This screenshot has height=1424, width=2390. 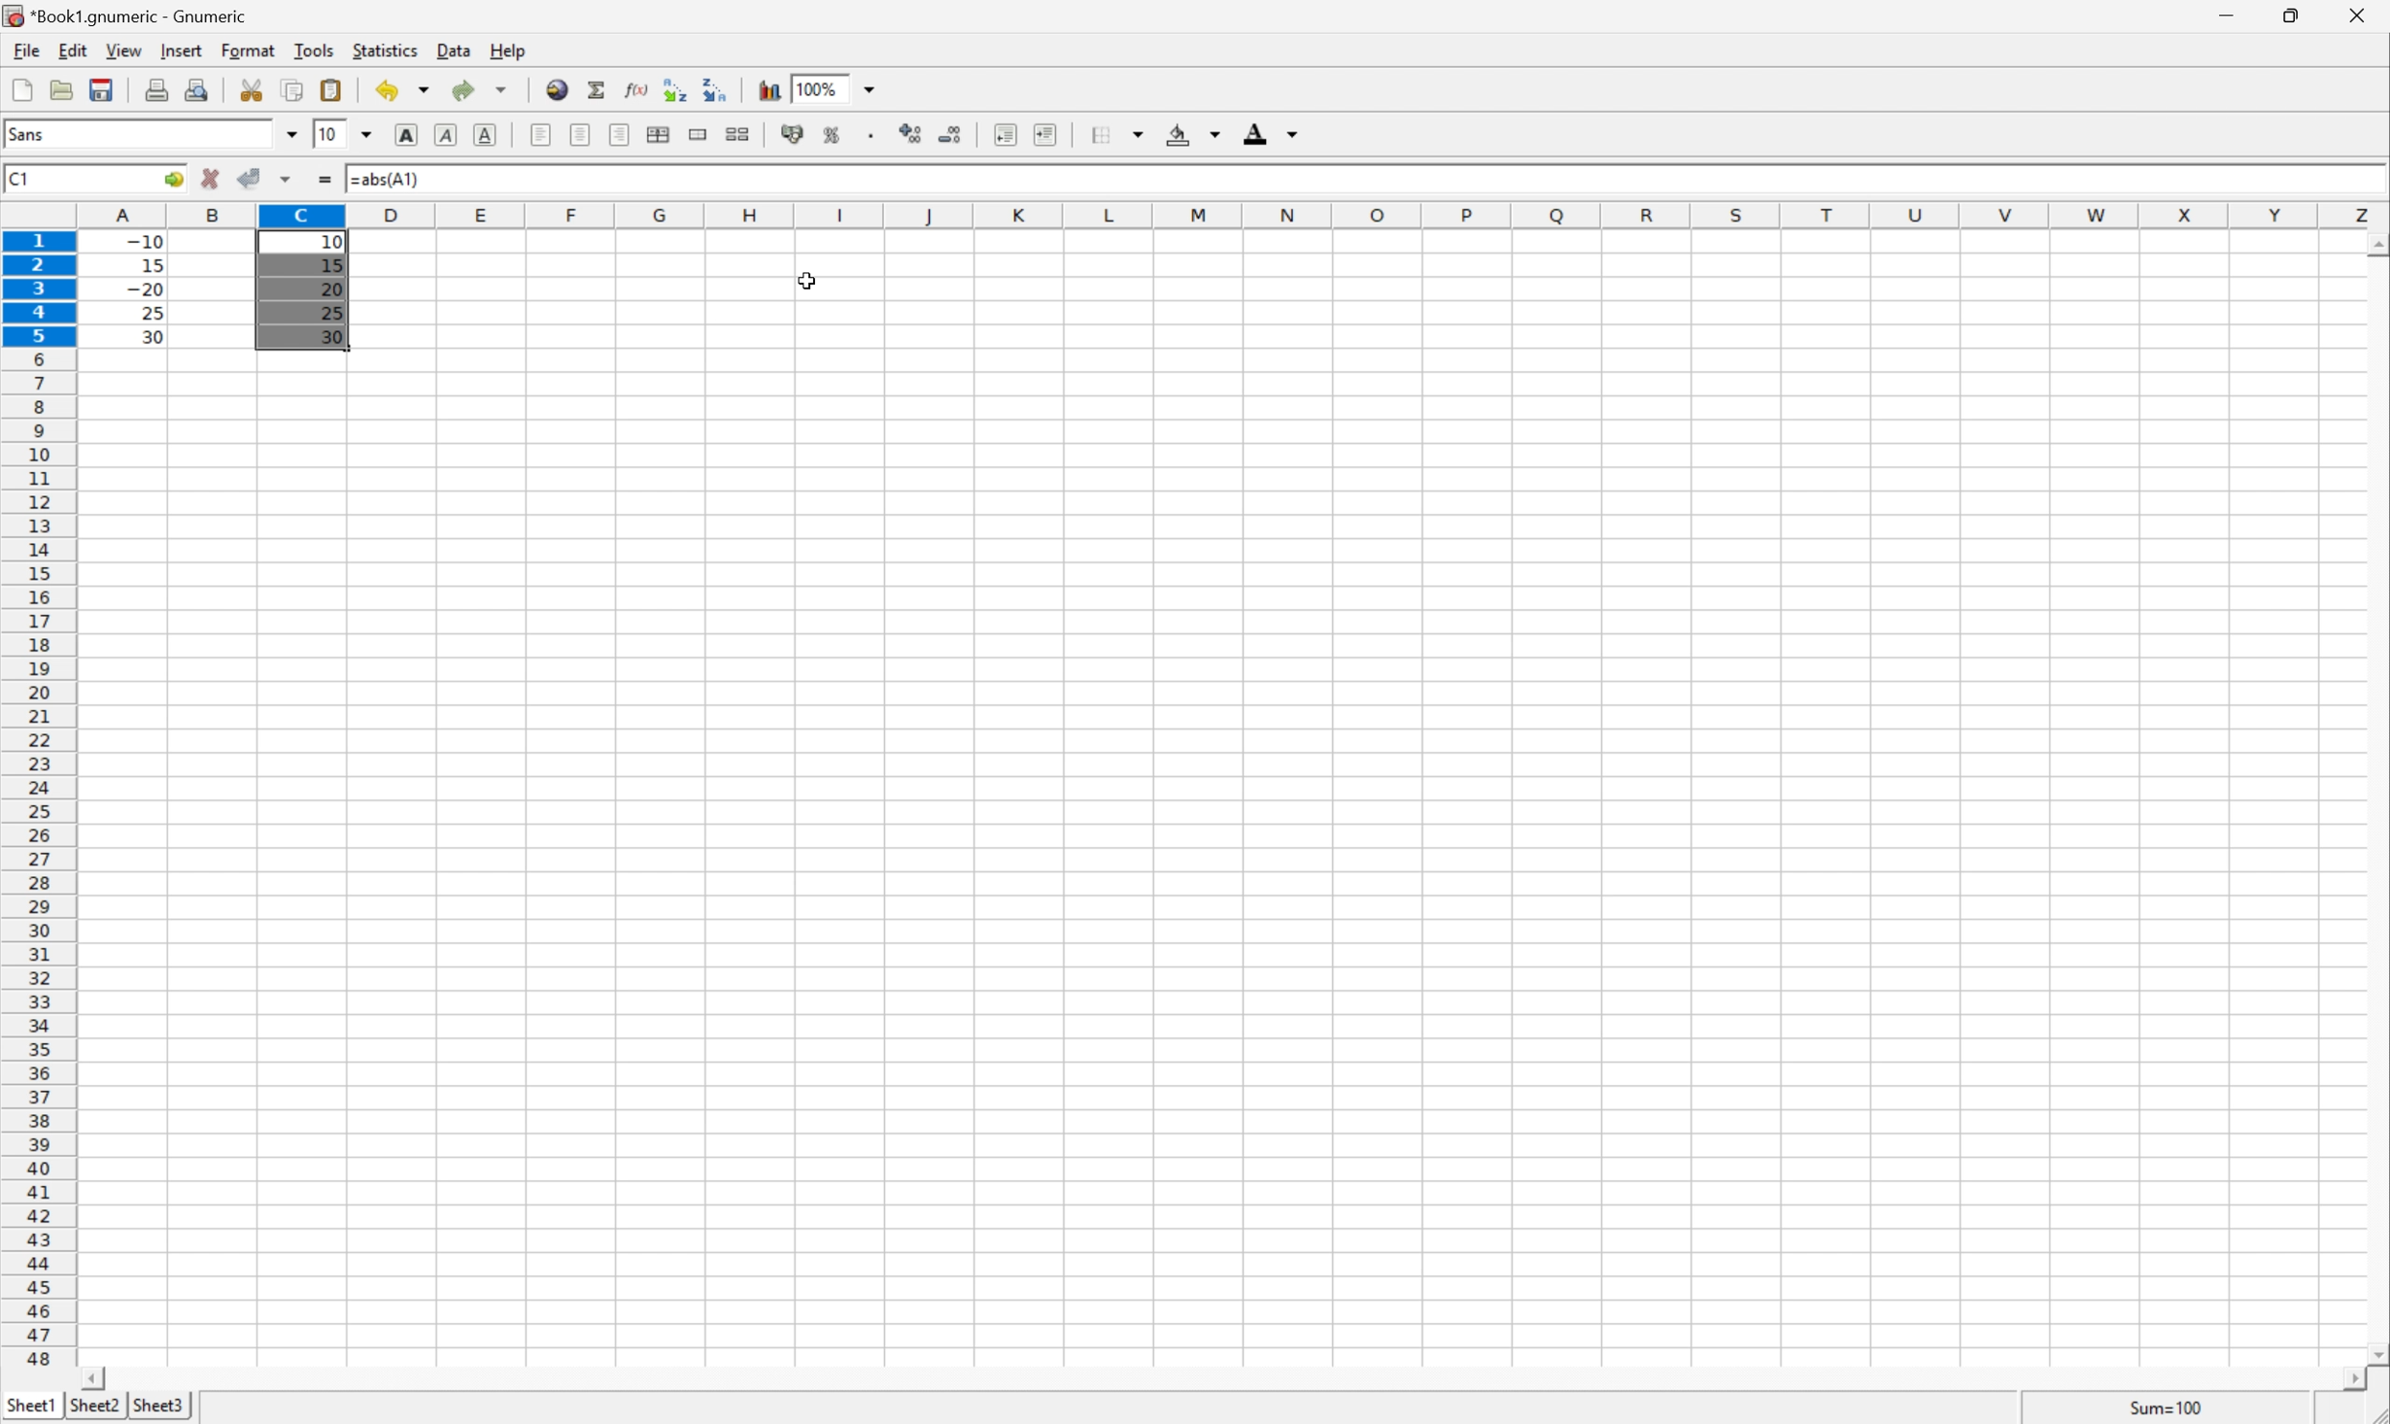 I want to click on Merge a range of cells, so click(x=701, y=134).